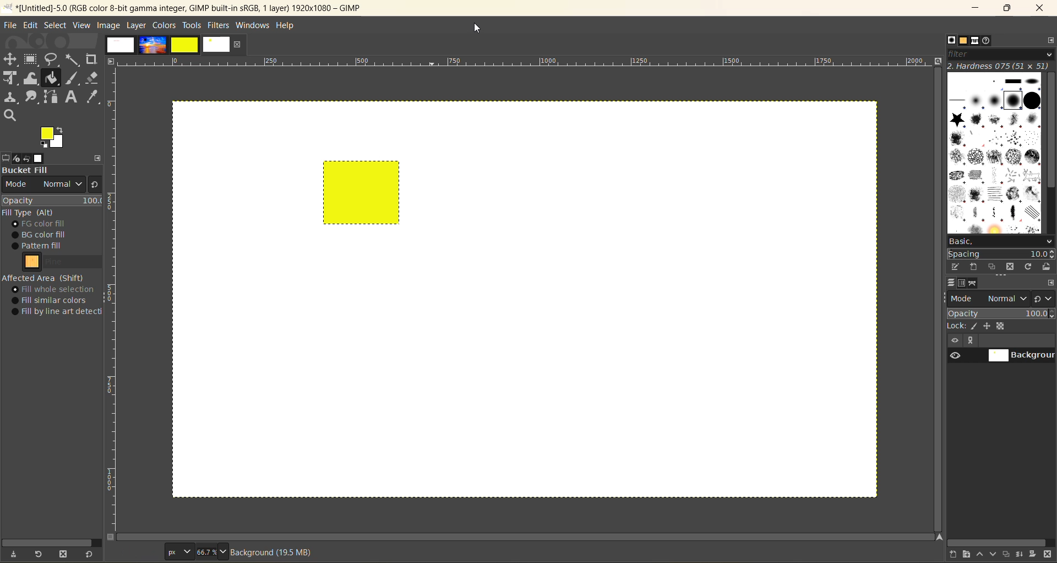 The image size is (1057, 563). Describe the element at coordinates (40, 555) in the screenshot. I see `restore tool preset` at that location.